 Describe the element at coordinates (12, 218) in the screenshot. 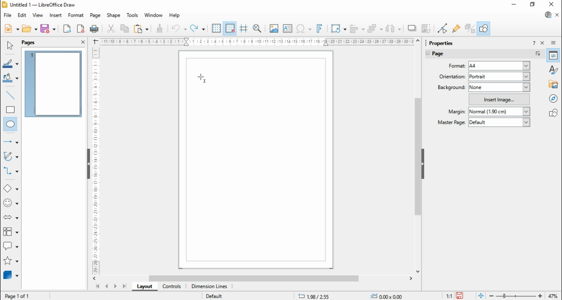

I see `block arrows` at that location.